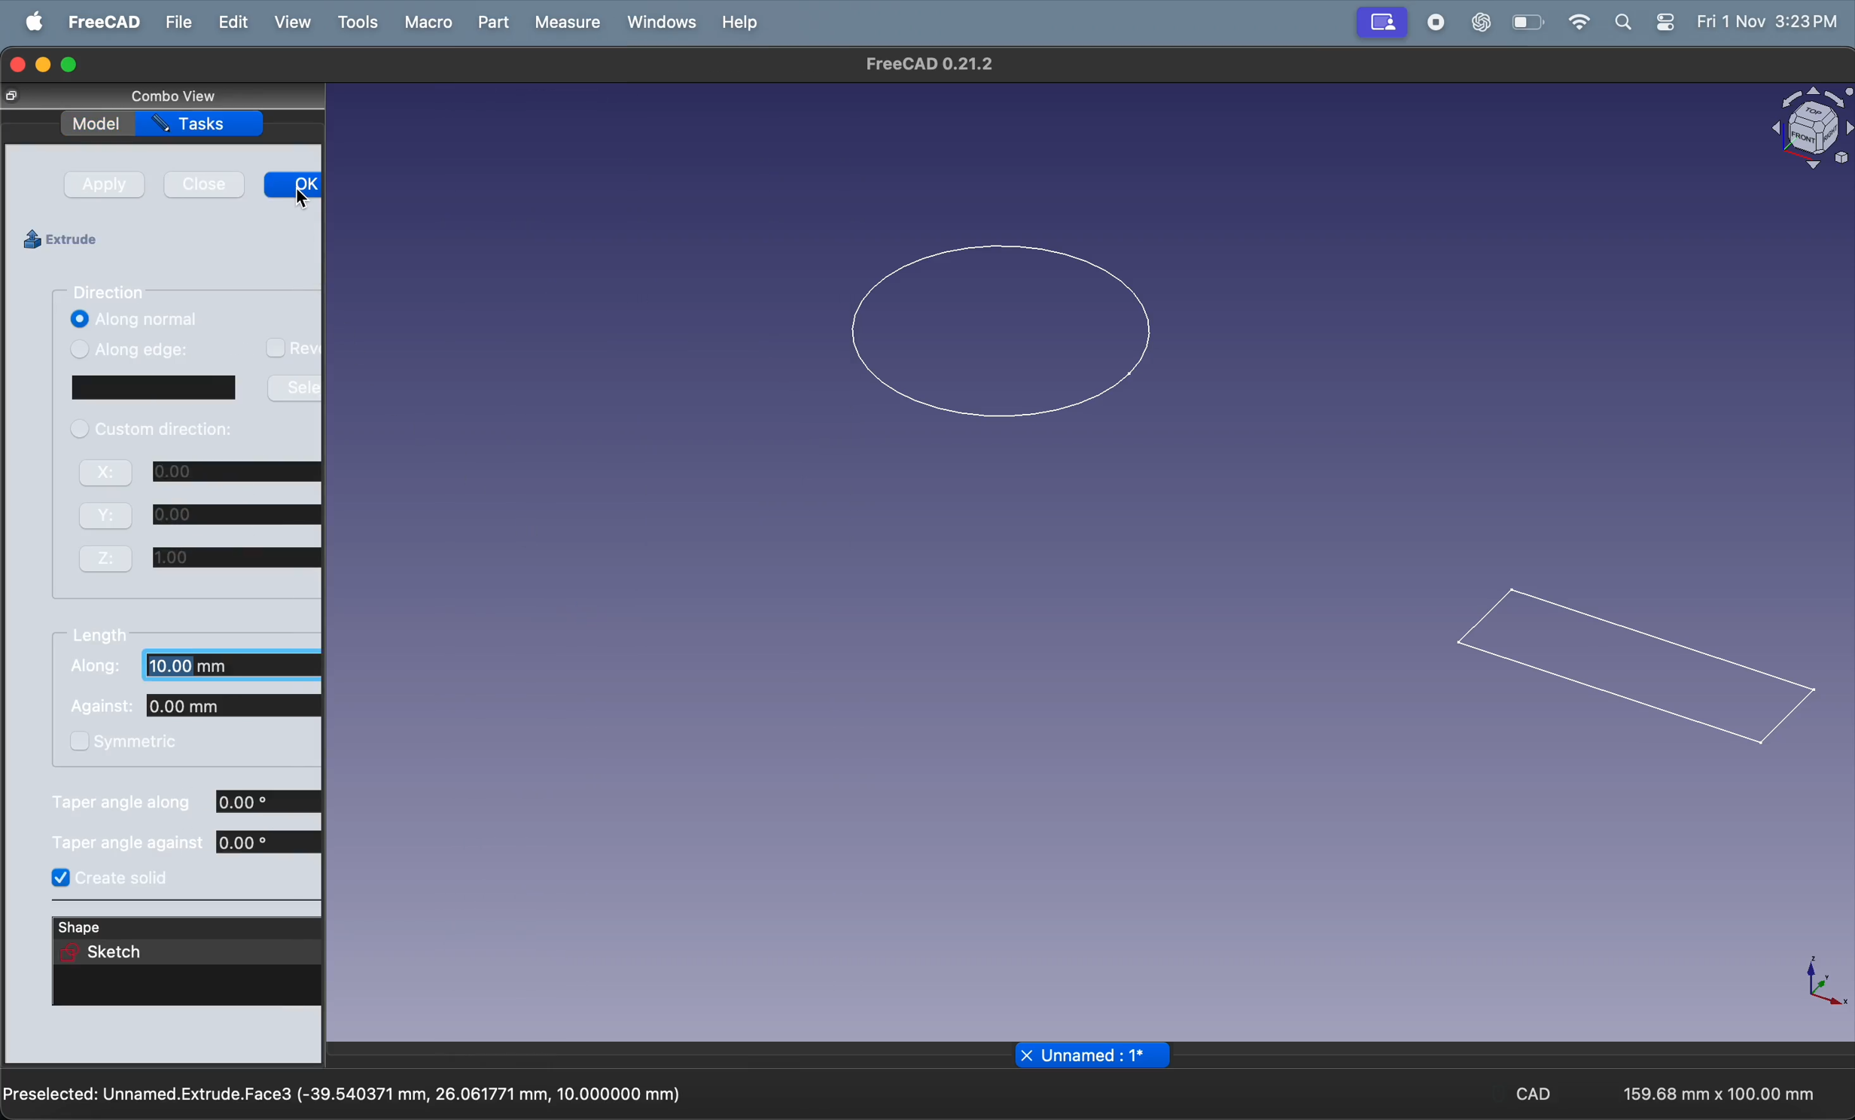 This screenshot has width=1855, height=1120. I want to click on 1.00, so click(239, 558).